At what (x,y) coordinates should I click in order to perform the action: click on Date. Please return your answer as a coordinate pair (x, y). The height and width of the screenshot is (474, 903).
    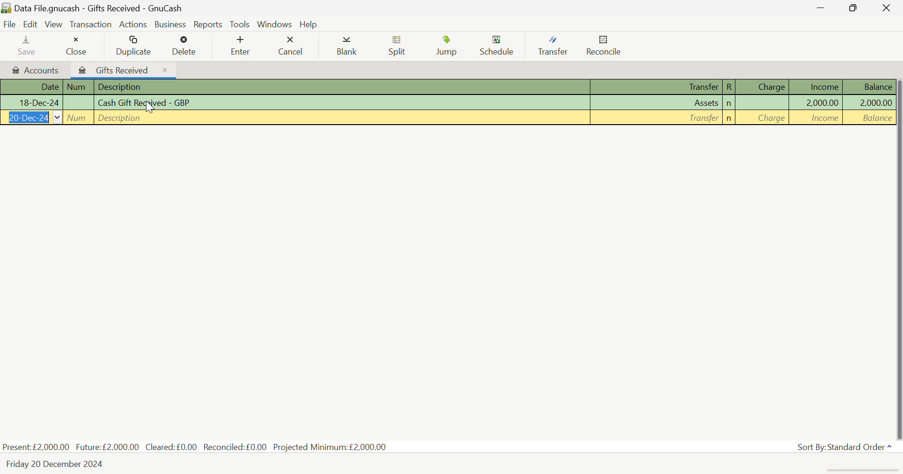
    Looking at the image, I should click on (31, 87).